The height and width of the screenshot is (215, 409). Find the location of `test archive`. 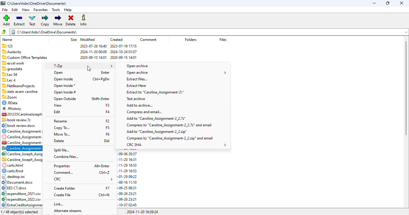

test archive is located at coordinates (137, 99).